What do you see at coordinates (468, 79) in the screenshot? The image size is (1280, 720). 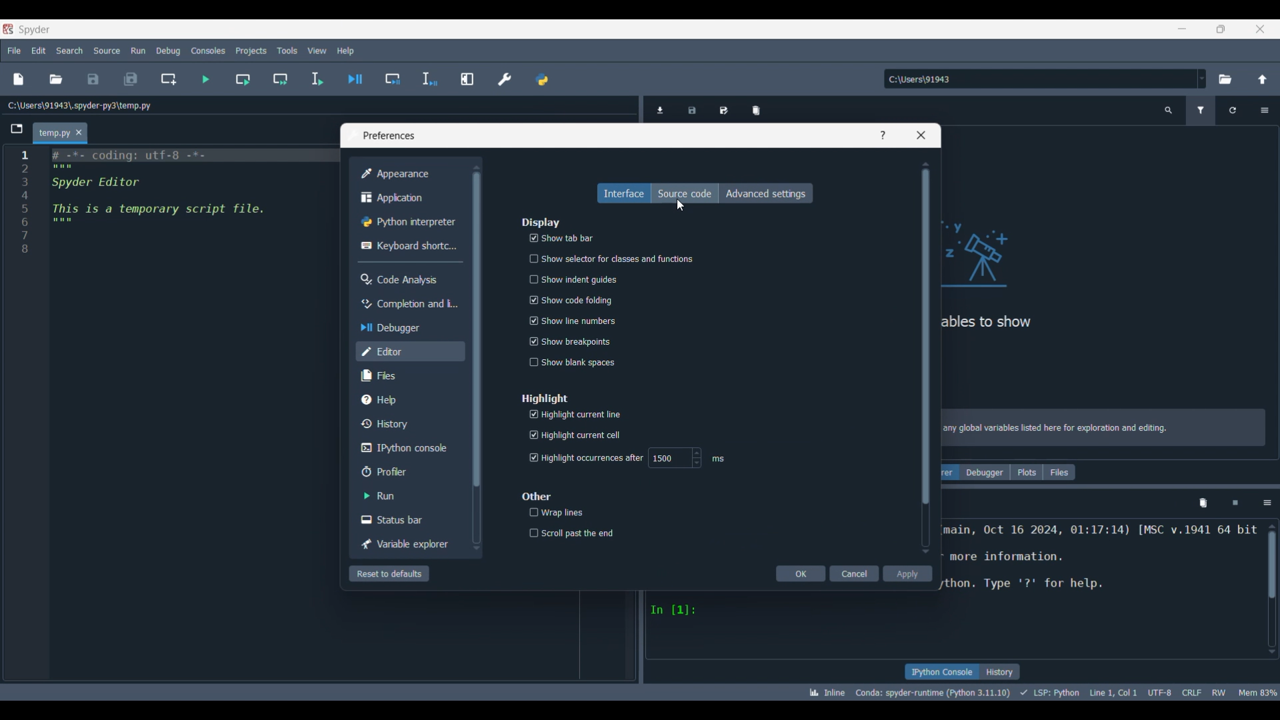 I see `Maximize current pane` at bounding box center [468, 79].